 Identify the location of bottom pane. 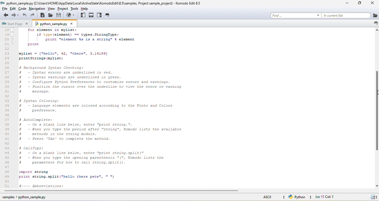
(91, 15).